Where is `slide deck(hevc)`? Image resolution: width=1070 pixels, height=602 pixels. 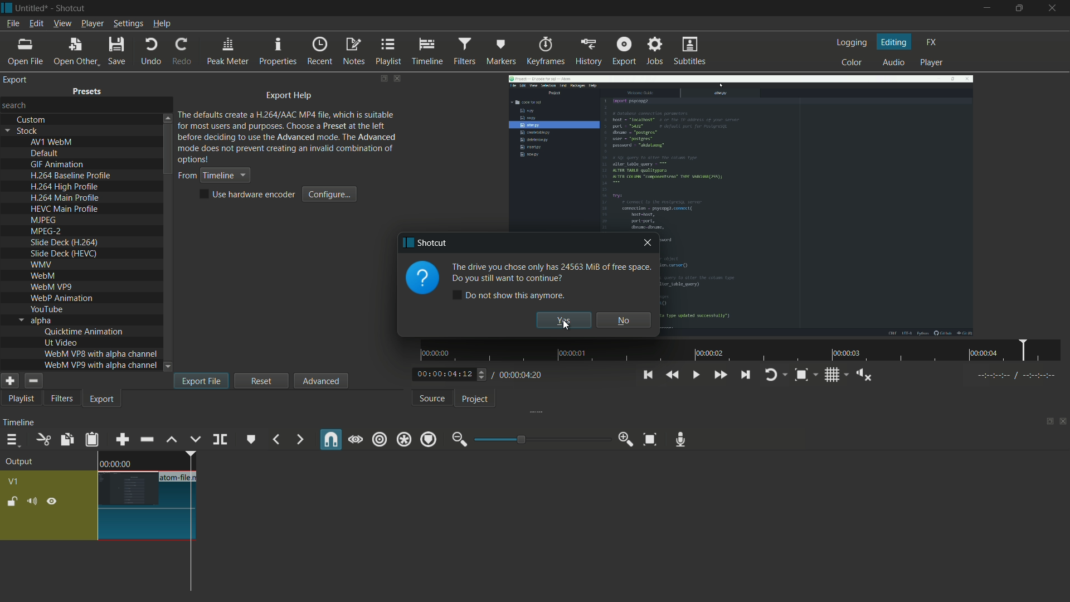 slide deck(hevc) is located at coordinates (63, 253).